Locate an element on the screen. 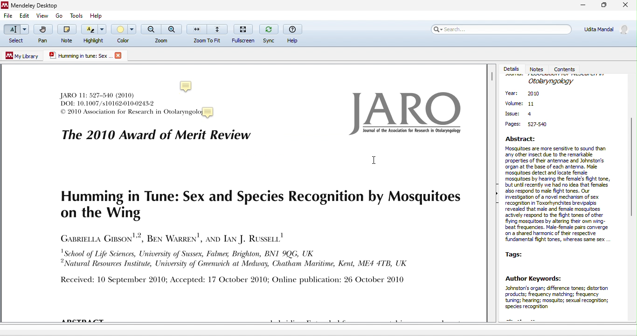 The width and height of the screenshot is (637, 336). fullscreen is located at coordinates (242, 34).